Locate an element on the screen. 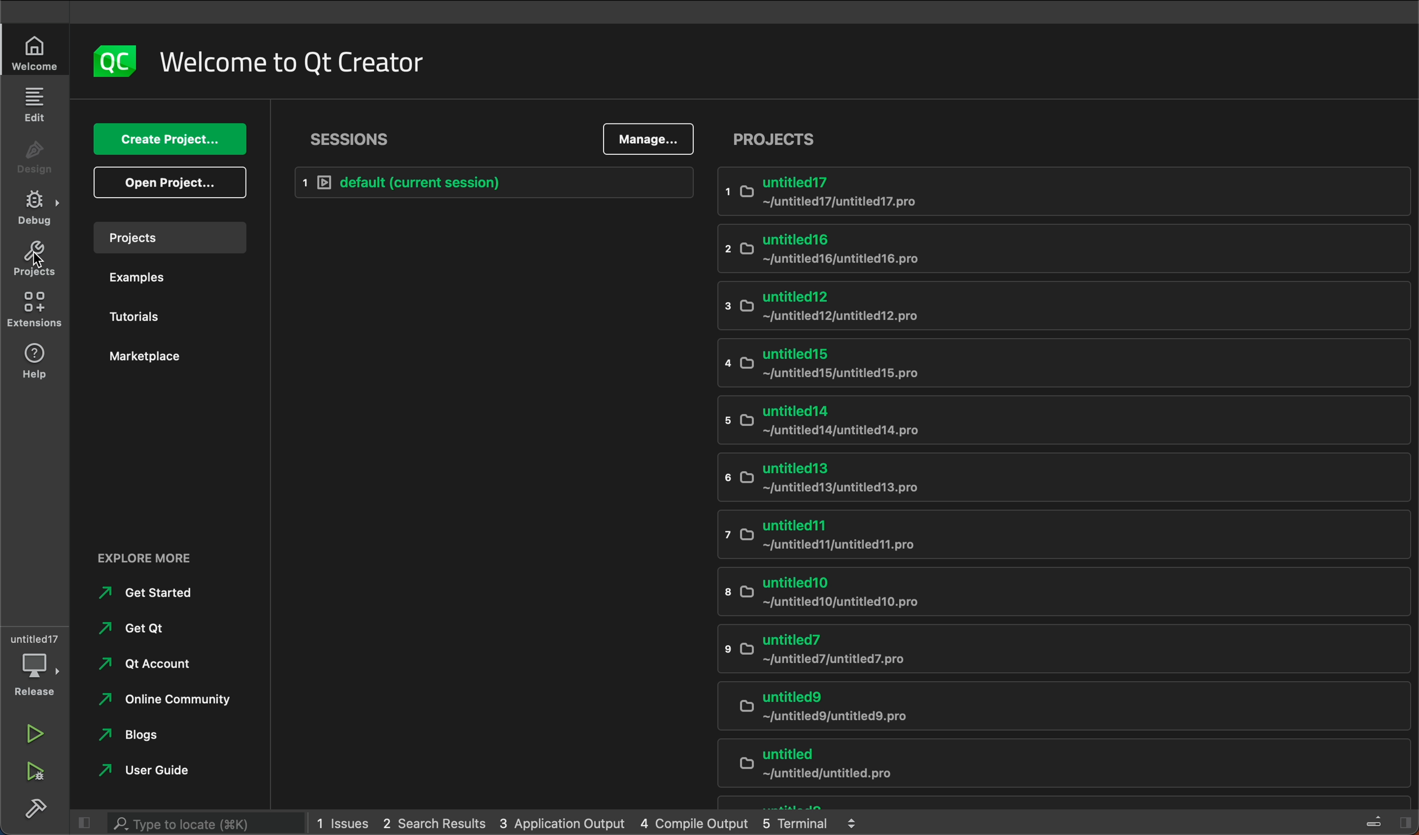 Image resolution: width=1419 pixels, height=835 pixels. untitled12 is located at coordinates (1044, 306).